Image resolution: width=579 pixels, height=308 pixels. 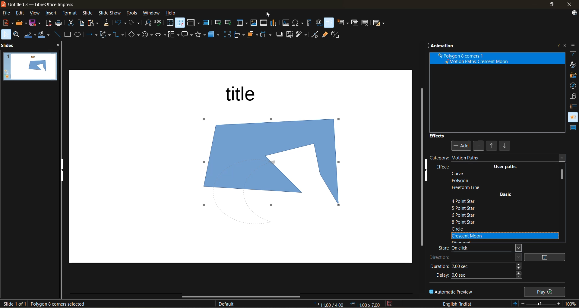 I want to click on cut, so click(x=71, y=23).